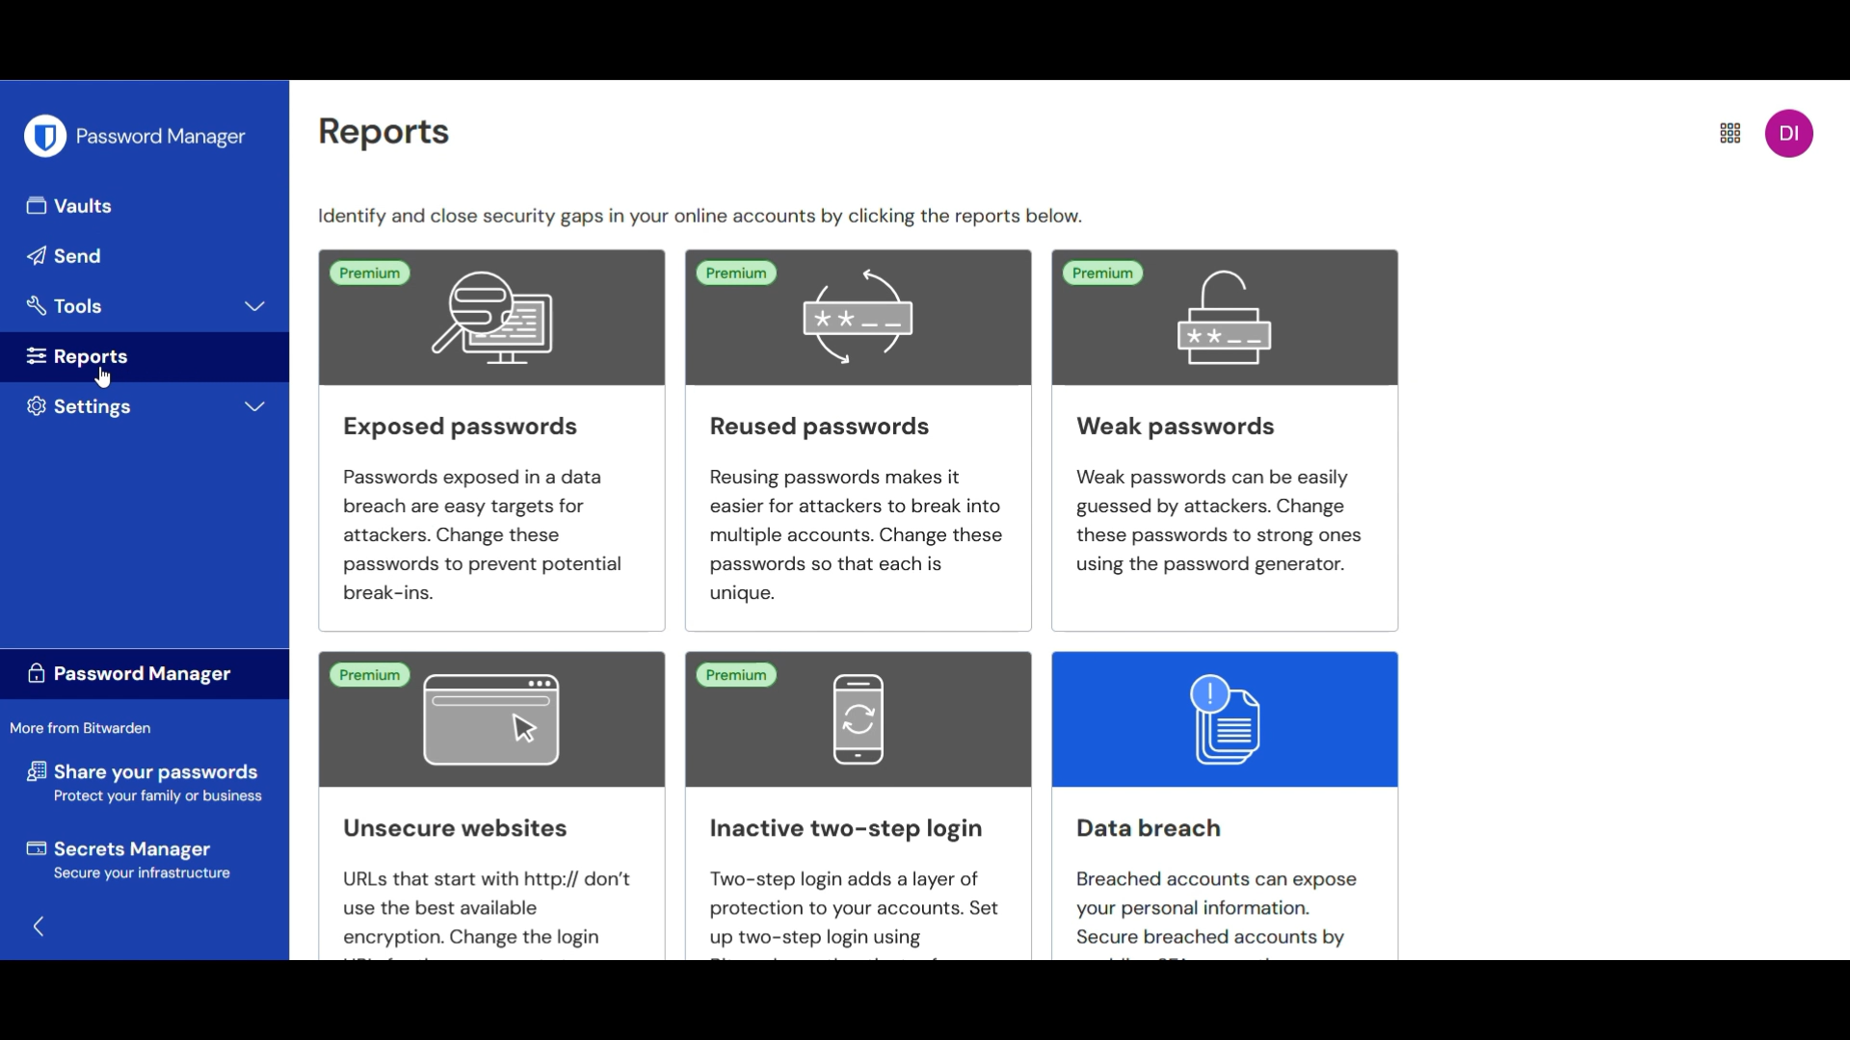 This screenshot has width=1850, height=1040. I want to click on Data breach

Breached accounts can expose
your personal information.
Secure breached accounts by, so click(1229, 801).